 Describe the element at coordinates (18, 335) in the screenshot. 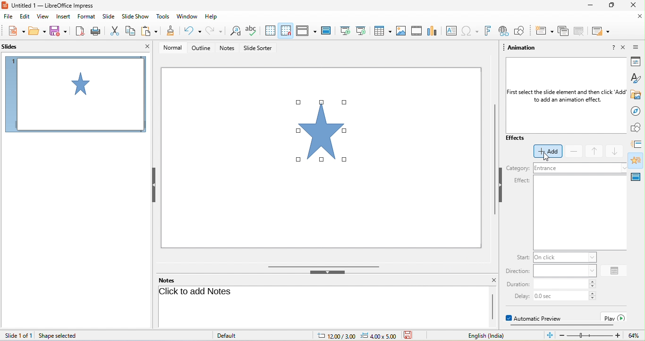

I see `slide 1 of 1` at that location.